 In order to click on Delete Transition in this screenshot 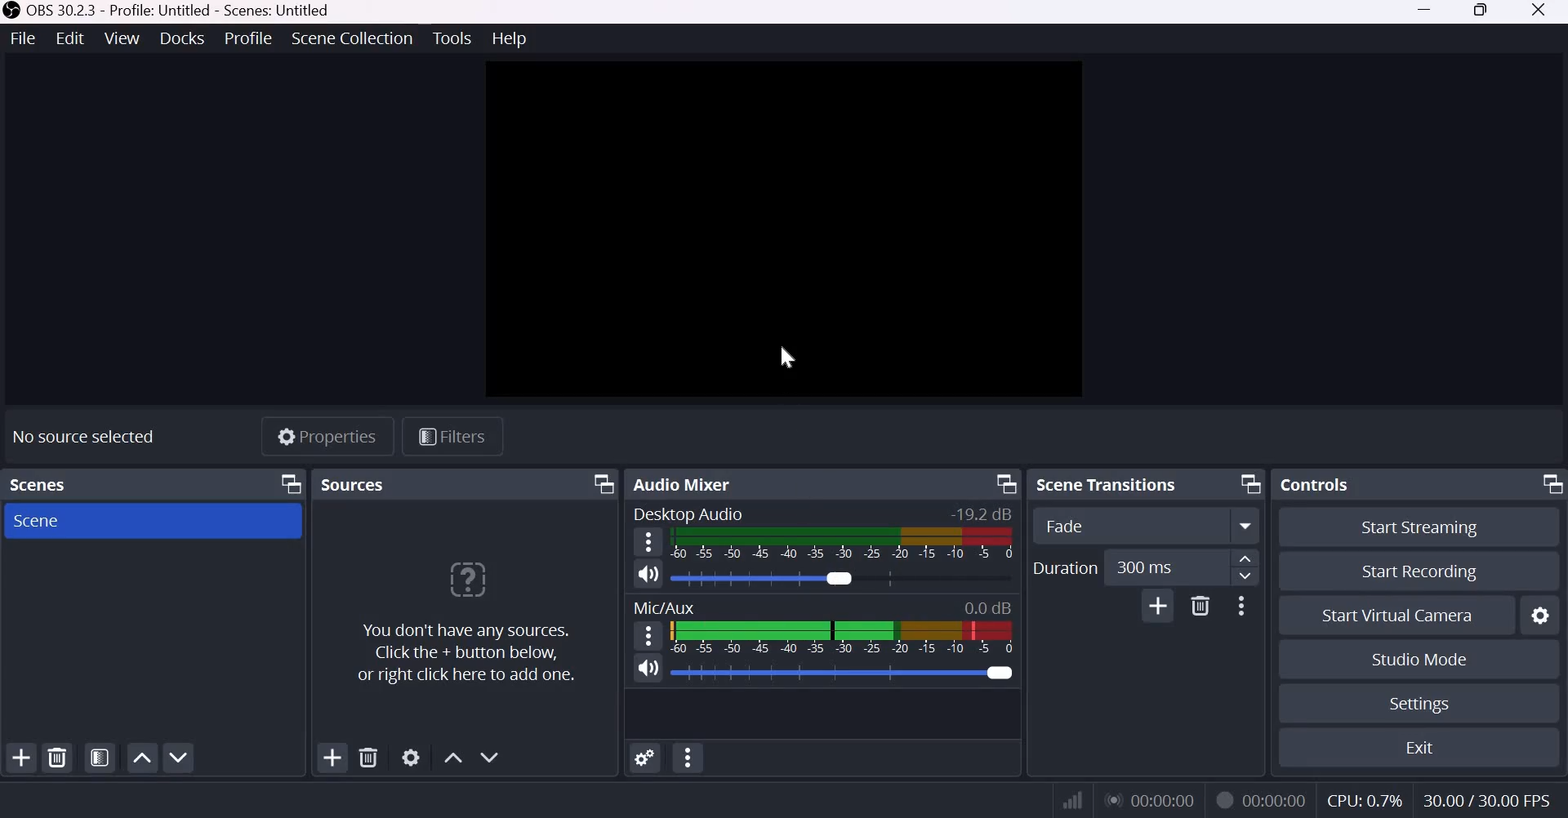, I will do `click(1200, 606)`.